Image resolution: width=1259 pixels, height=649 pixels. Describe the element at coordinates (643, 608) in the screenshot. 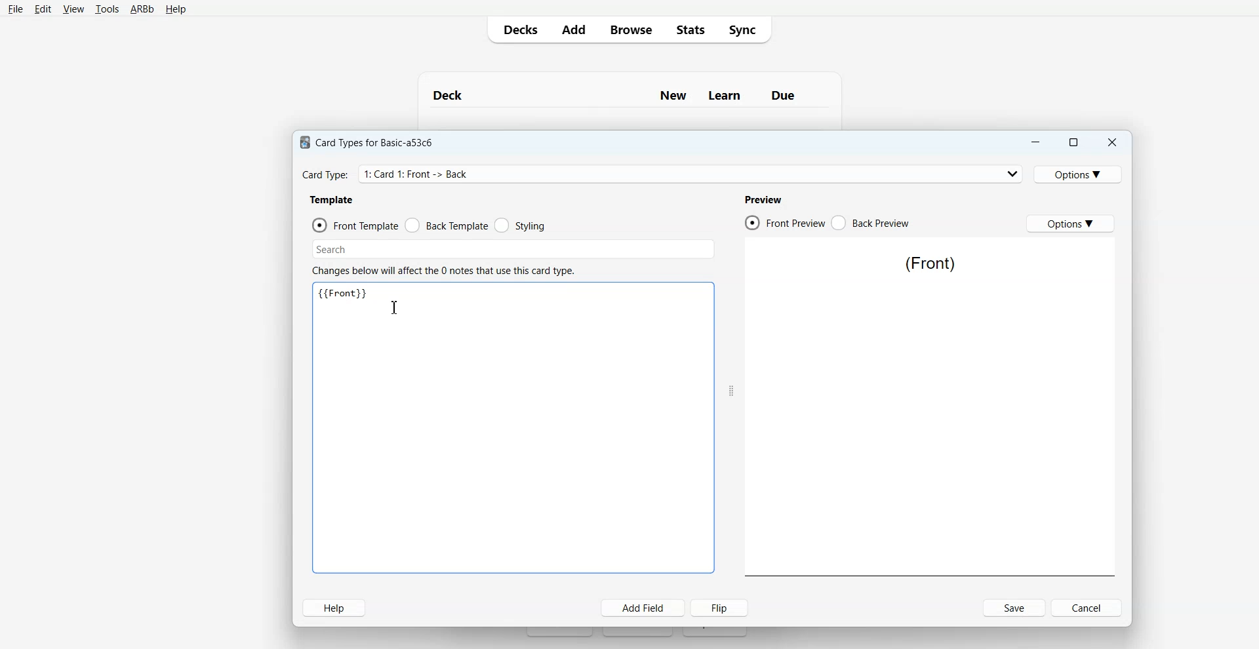

I see `Add Field` at that location.